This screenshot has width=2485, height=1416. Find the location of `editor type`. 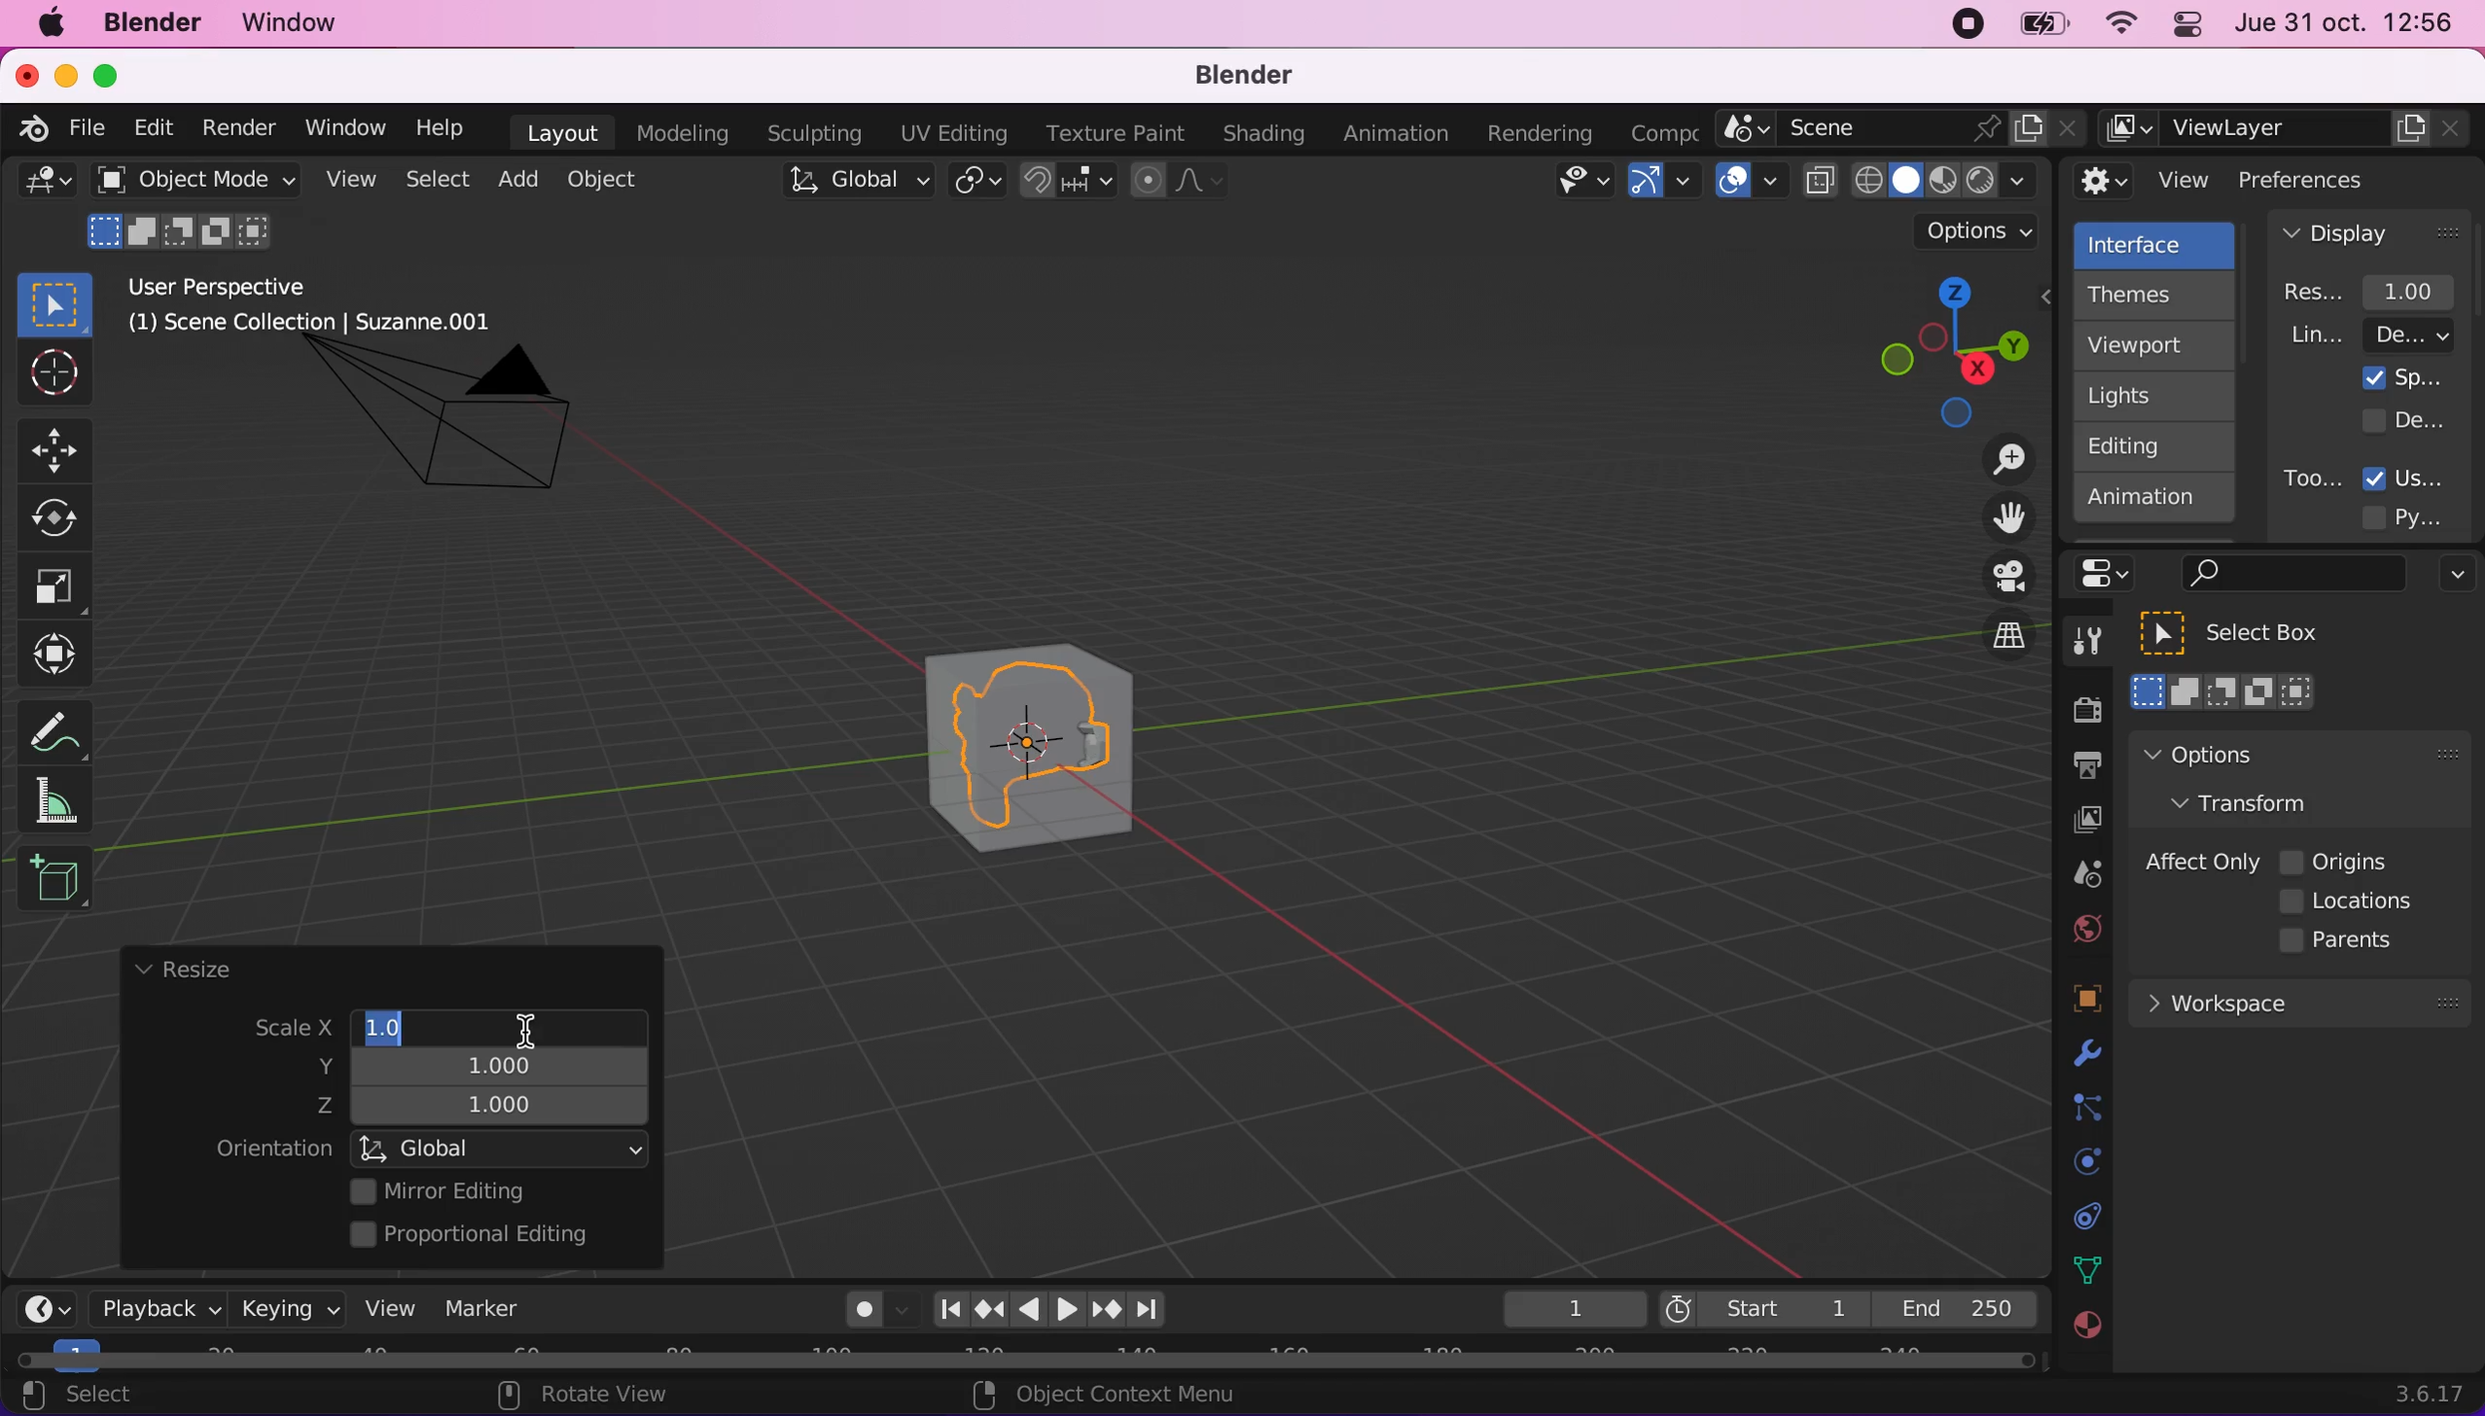

editor type is located at coordinates (39, 1293).